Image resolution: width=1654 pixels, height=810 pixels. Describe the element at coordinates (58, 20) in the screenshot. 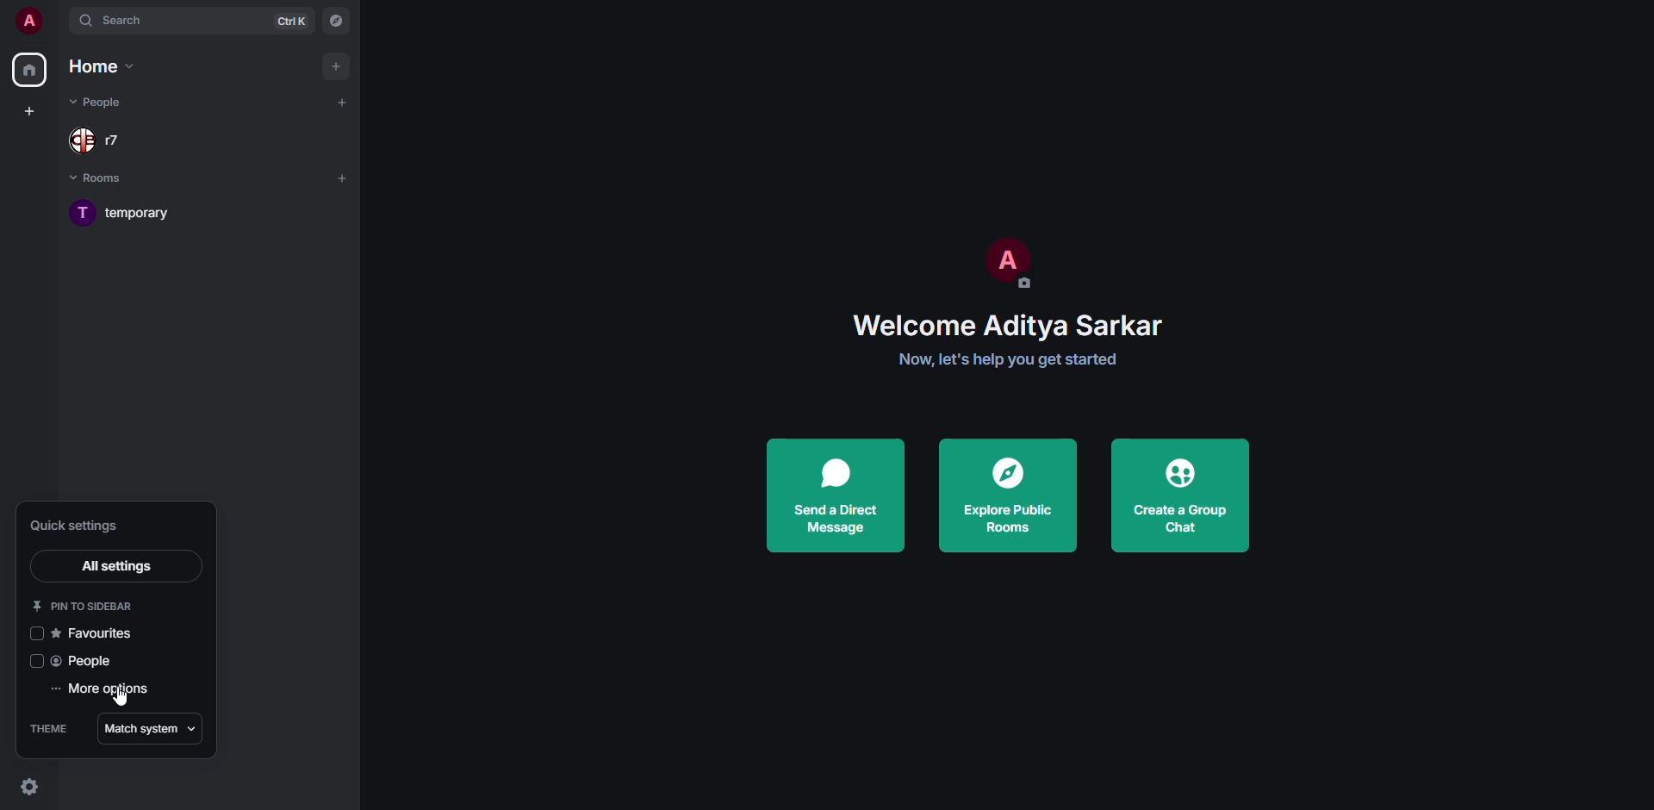

I see `expand` at that location.